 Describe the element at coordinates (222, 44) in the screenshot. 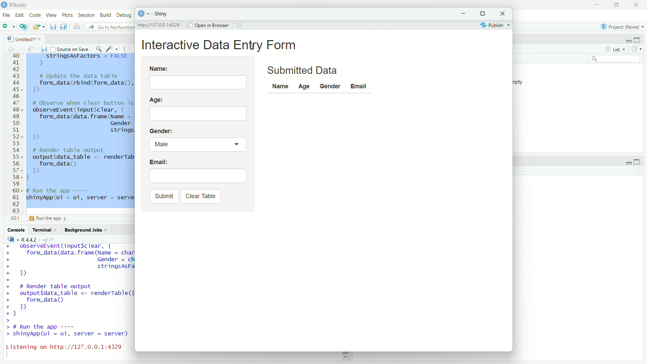

I see `Interactive Data Entry Form` at that location.